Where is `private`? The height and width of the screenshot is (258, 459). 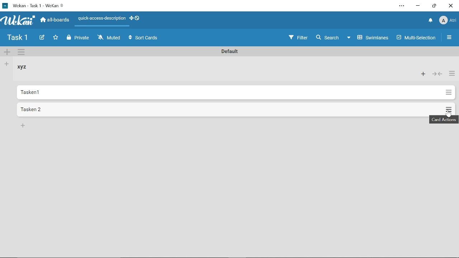 private is located at coordinates (80, 38).